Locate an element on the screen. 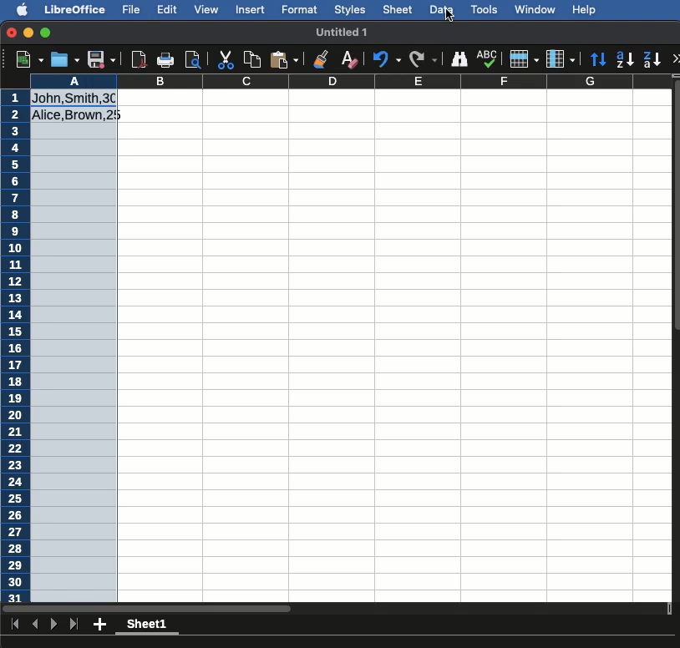 This screenshot has width=680, height=648. Columns is located at coordinates (561, 58).